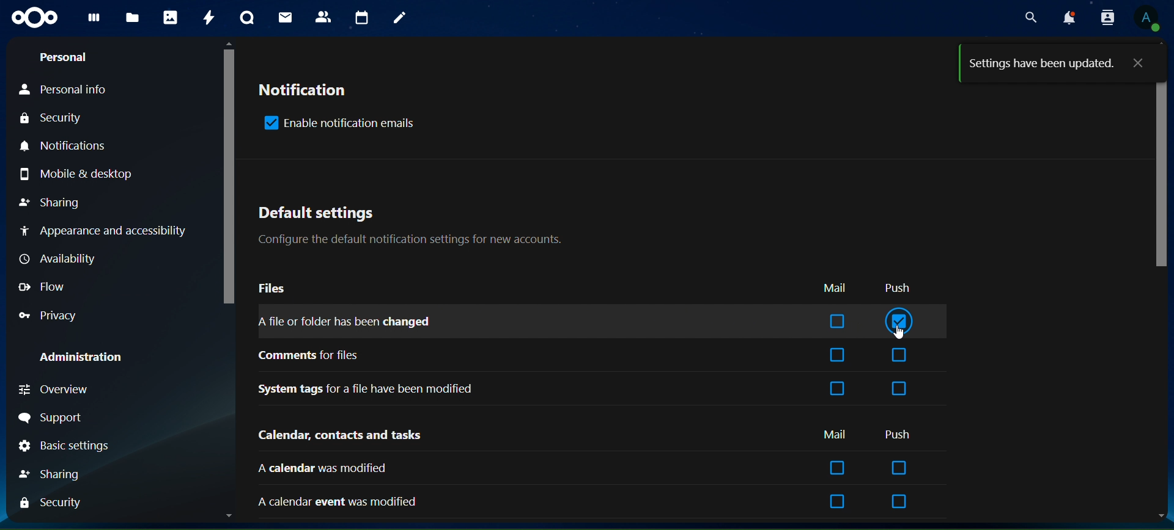 The height and width of the screenshot is (530, 1174). What do you see at coordinates (71, 388) in the screenshot?
I see `overview` at bounding box center [71, 388].